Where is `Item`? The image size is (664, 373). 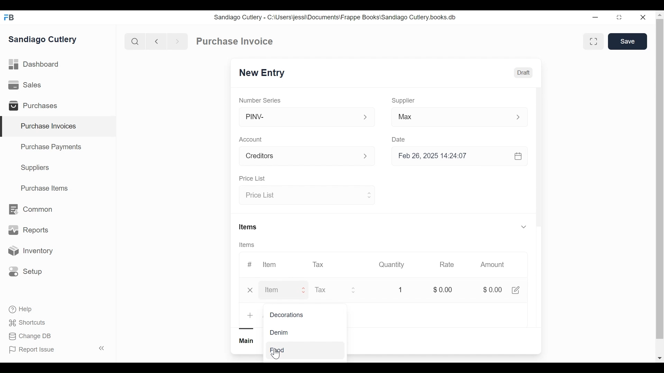 Item is located at coordinates (279, 290).